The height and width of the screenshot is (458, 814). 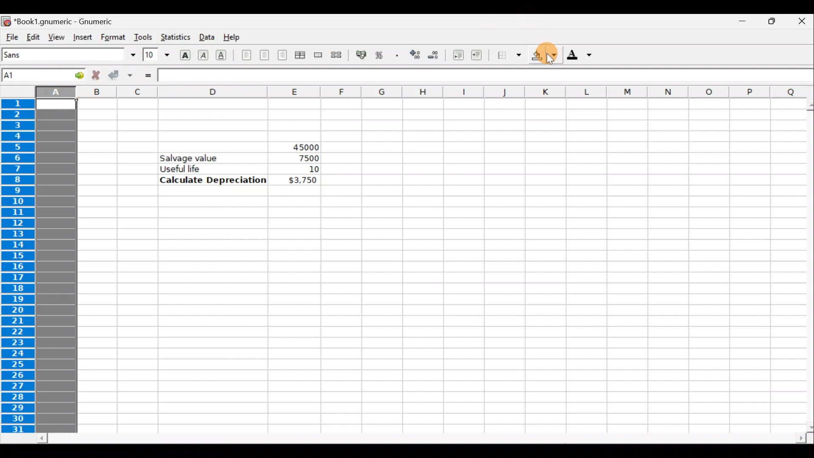 What do you see at coordinates (6, 21) in the screenshot?
I see `Gnumeric logo` at bounding box center [6, 21].